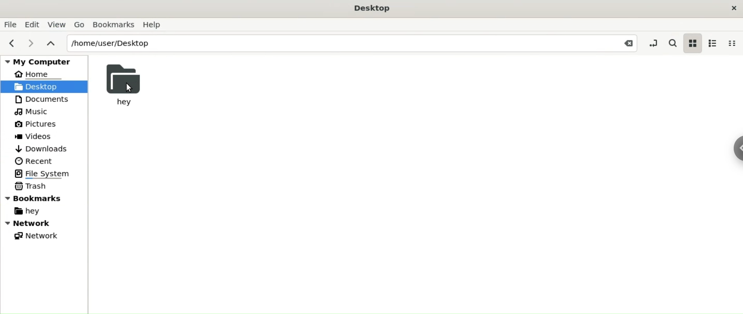 The image size is (743, 314). Describe the element at coordinates (734, 9) in the screenshot. I see `close` at that location.